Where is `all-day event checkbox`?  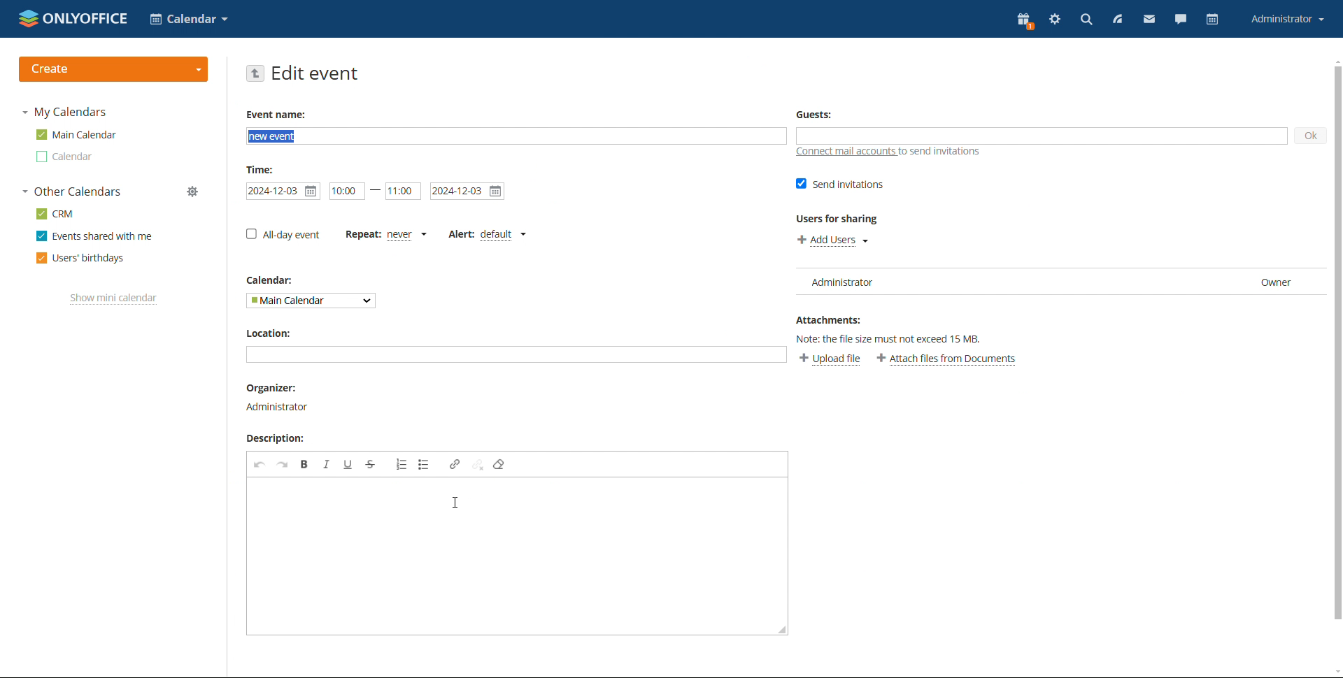
all-day event checkbox is located at coordinates (283, 234).